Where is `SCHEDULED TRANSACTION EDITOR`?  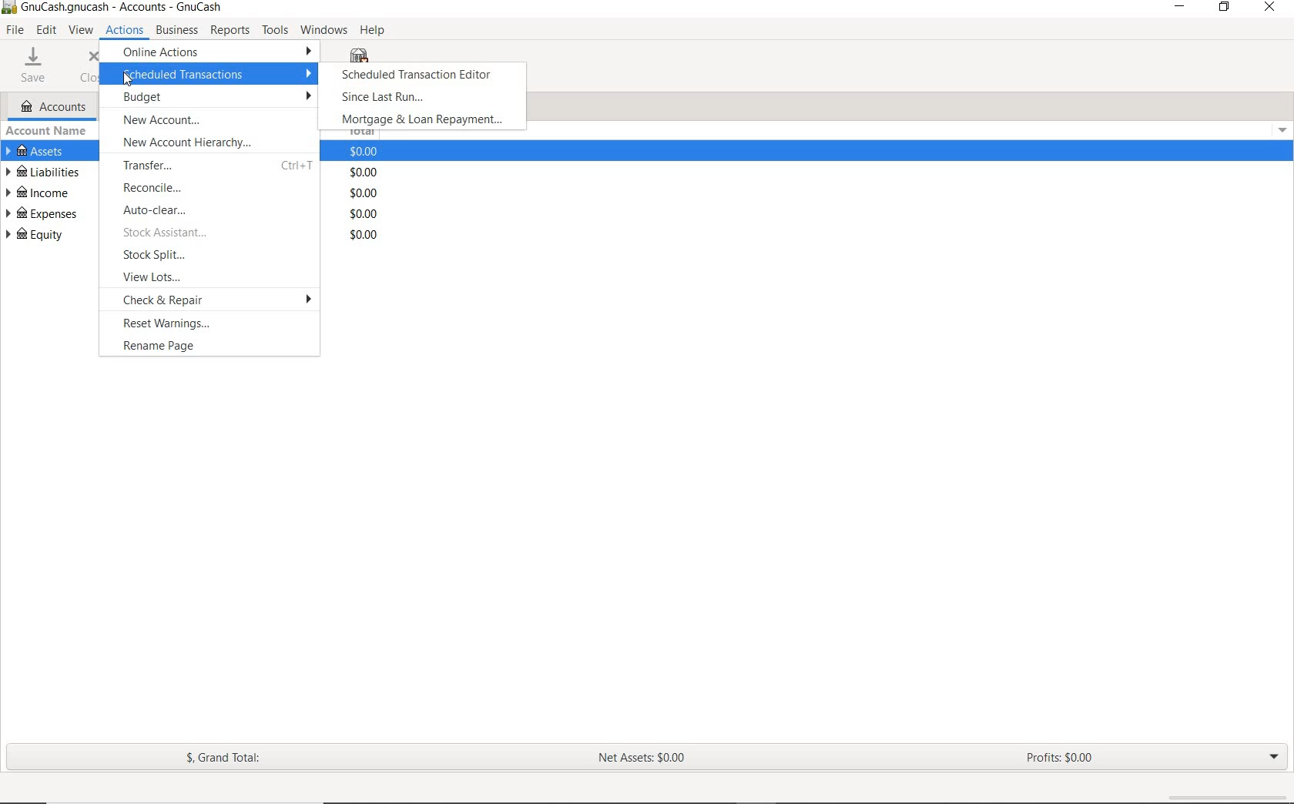 SCHEDULED TRANSACTION EDITOR is located at coordinates (421, 78).